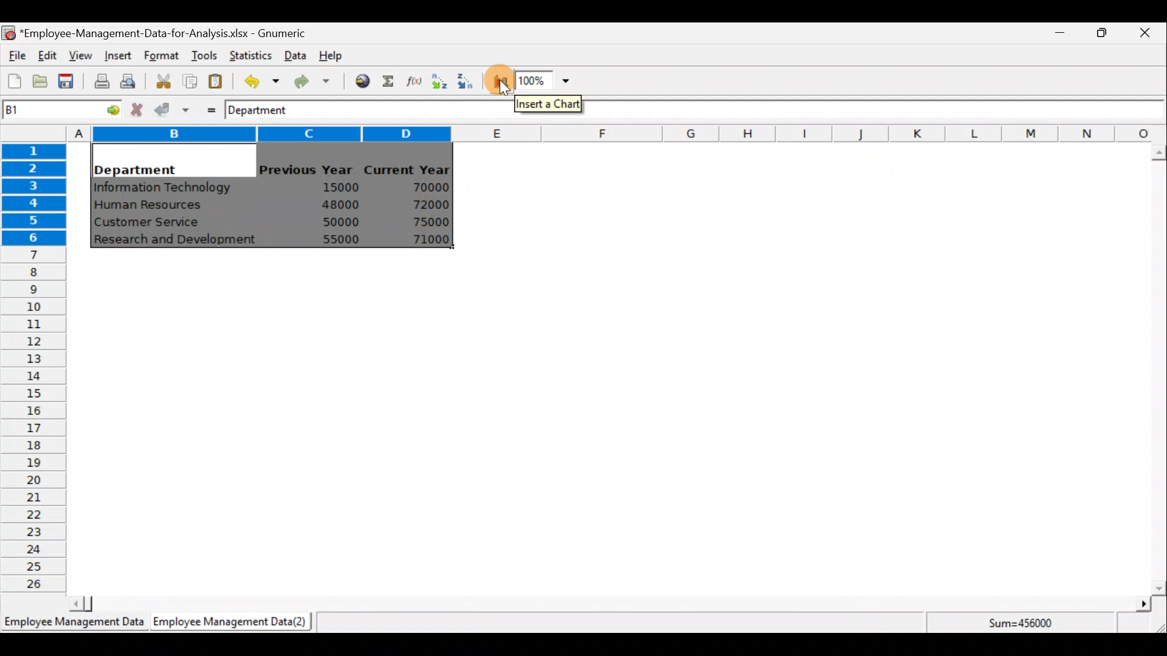  Describe the element at coordinates (344, 222) in the screenshot. I see `50000` at that location.